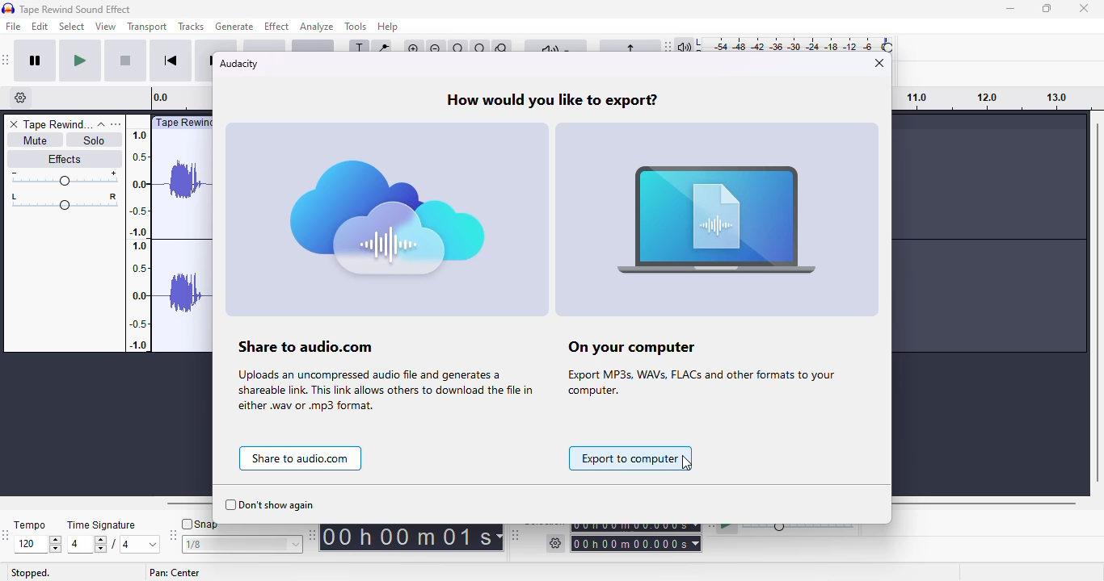 The height and width of the screenshot is (581, 1104). I want to click on tools, so click(356, 26).